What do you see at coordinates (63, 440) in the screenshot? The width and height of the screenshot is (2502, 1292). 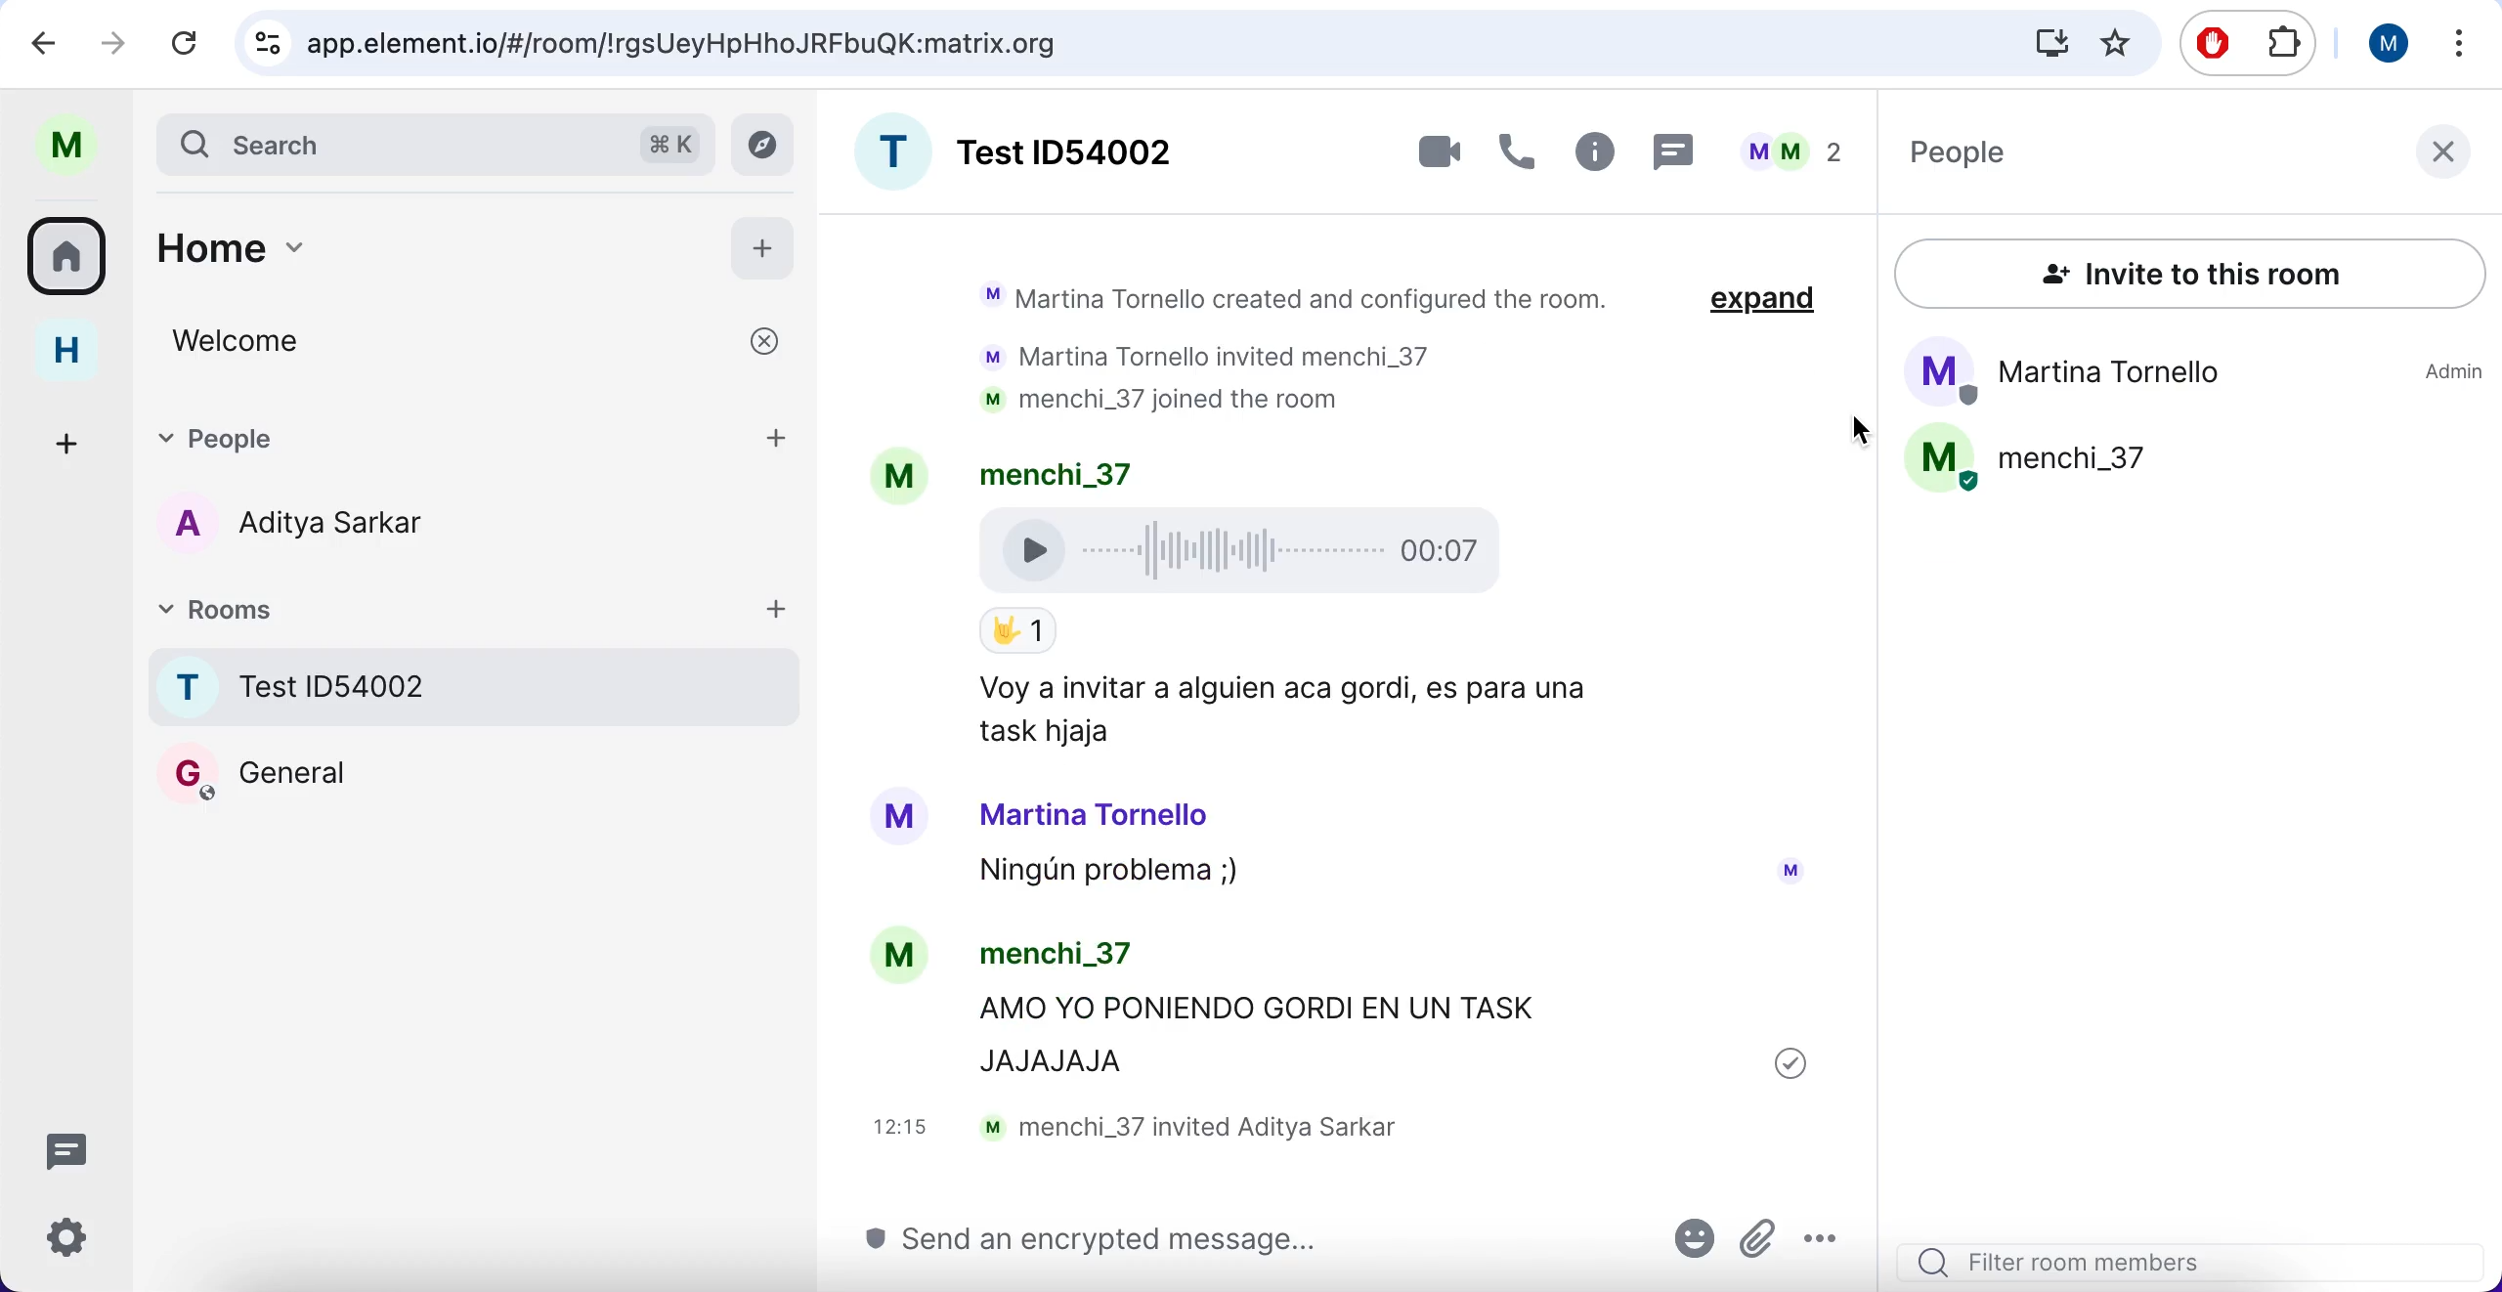 I see `add` at bounding box center [63, 440].